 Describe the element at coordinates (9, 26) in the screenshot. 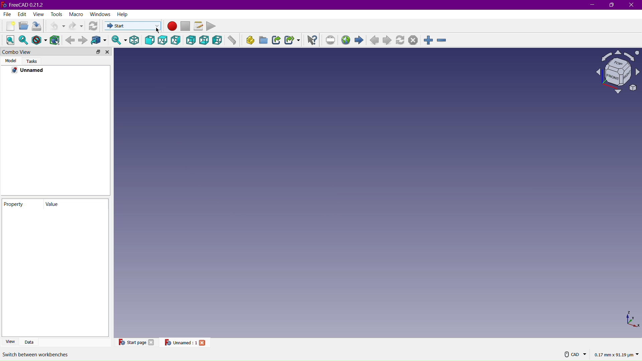

I see `New` at that location.